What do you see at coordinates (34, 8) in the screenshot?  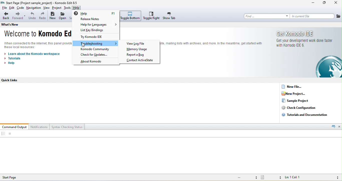 I see `navigation` at bounding box center [34, 8].